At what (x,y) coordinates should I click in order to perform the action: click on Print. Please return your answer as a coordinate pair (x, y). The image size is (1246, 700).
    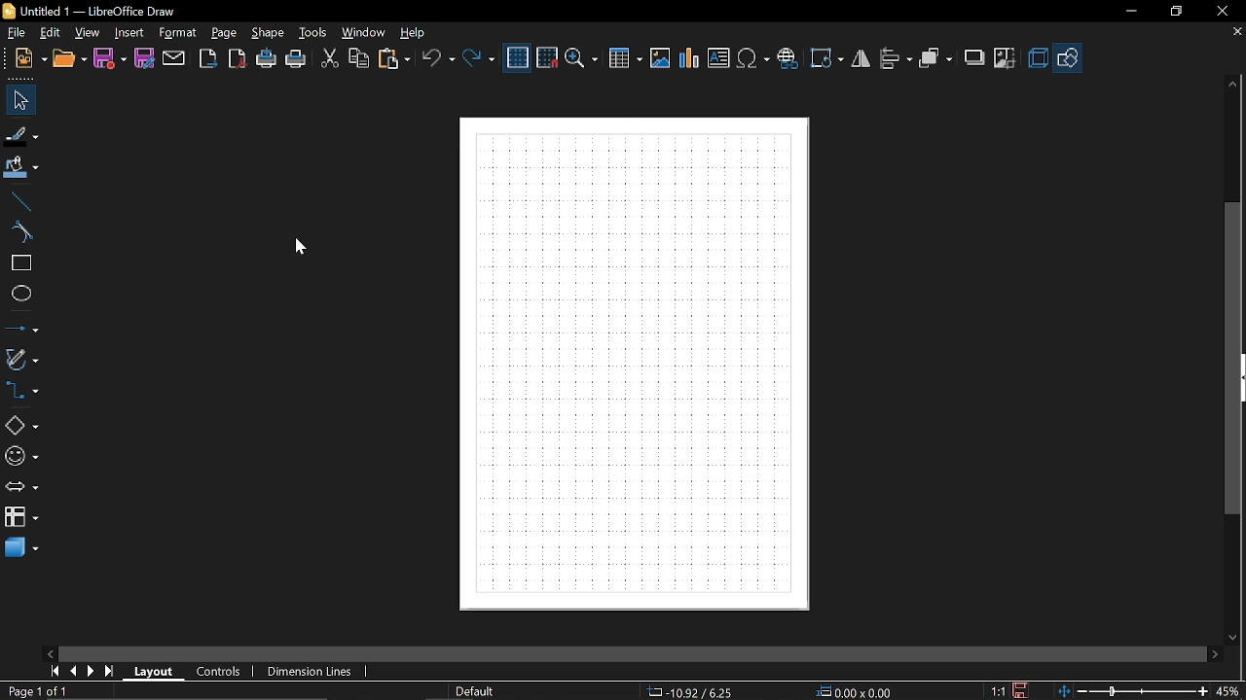
    Looking at the image, I should click on (296, 61).